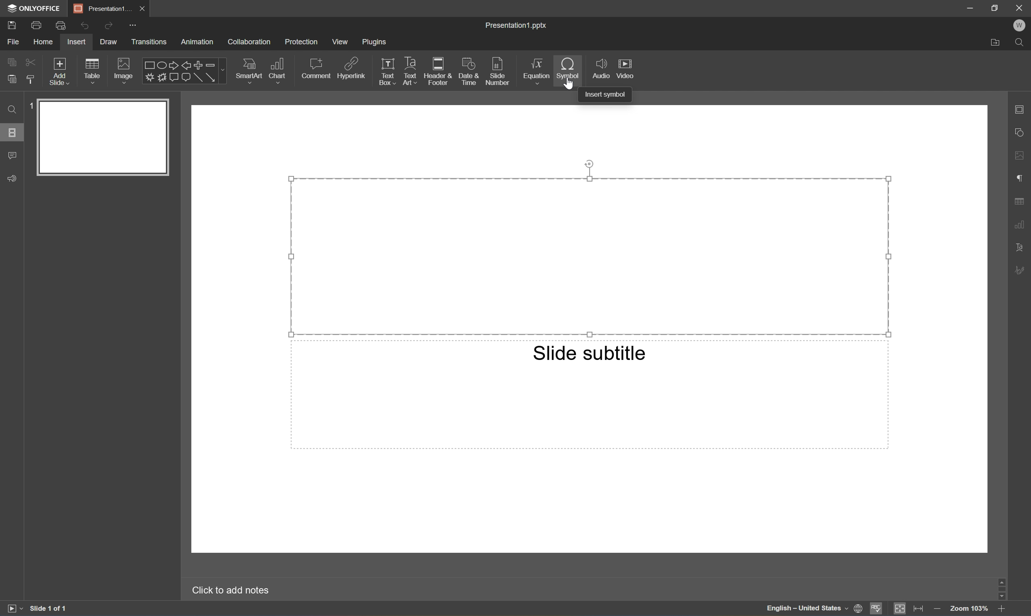 This screenshot has height=616, width=1031. I want to click on Transitions, so click(149, 42).